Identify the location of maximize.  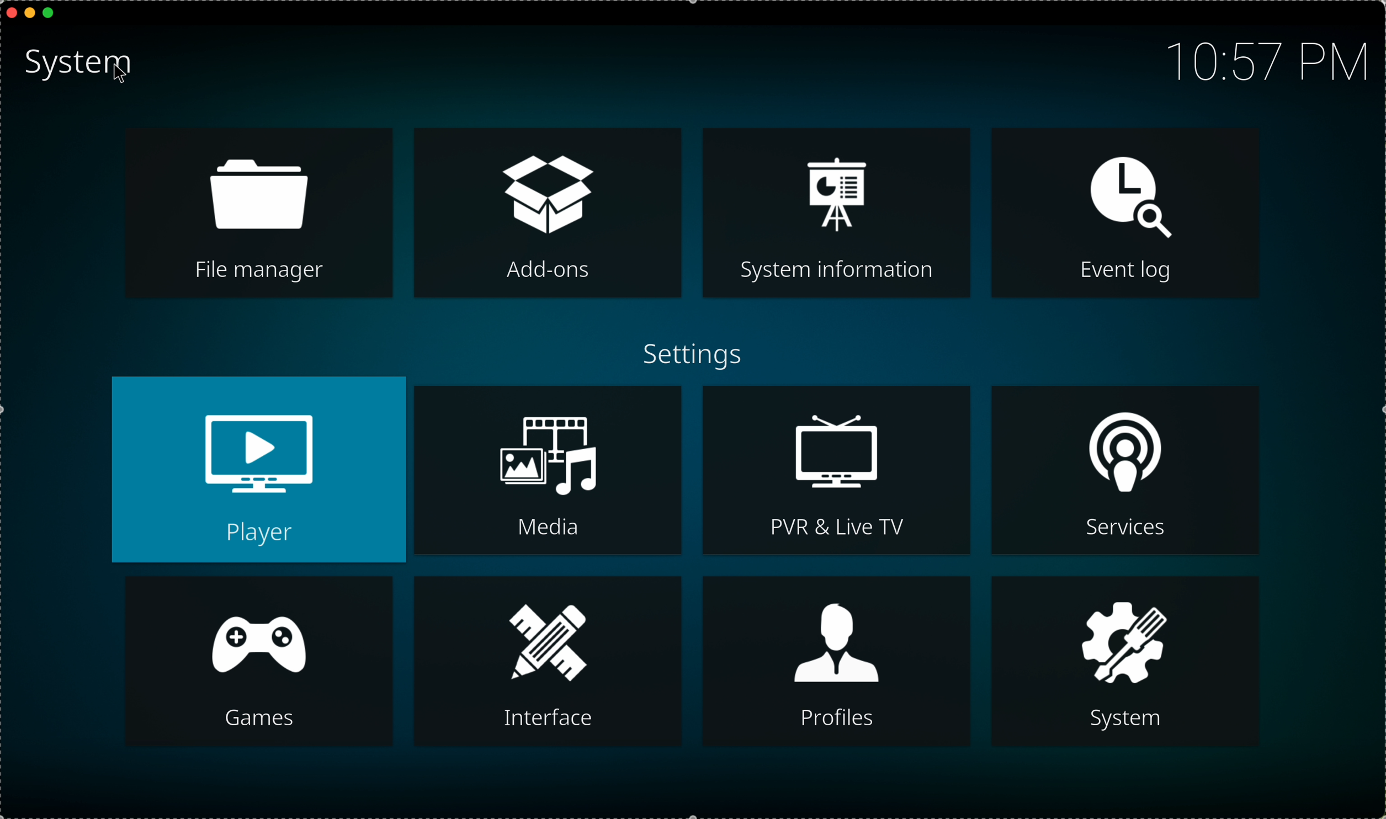
(54, 14).